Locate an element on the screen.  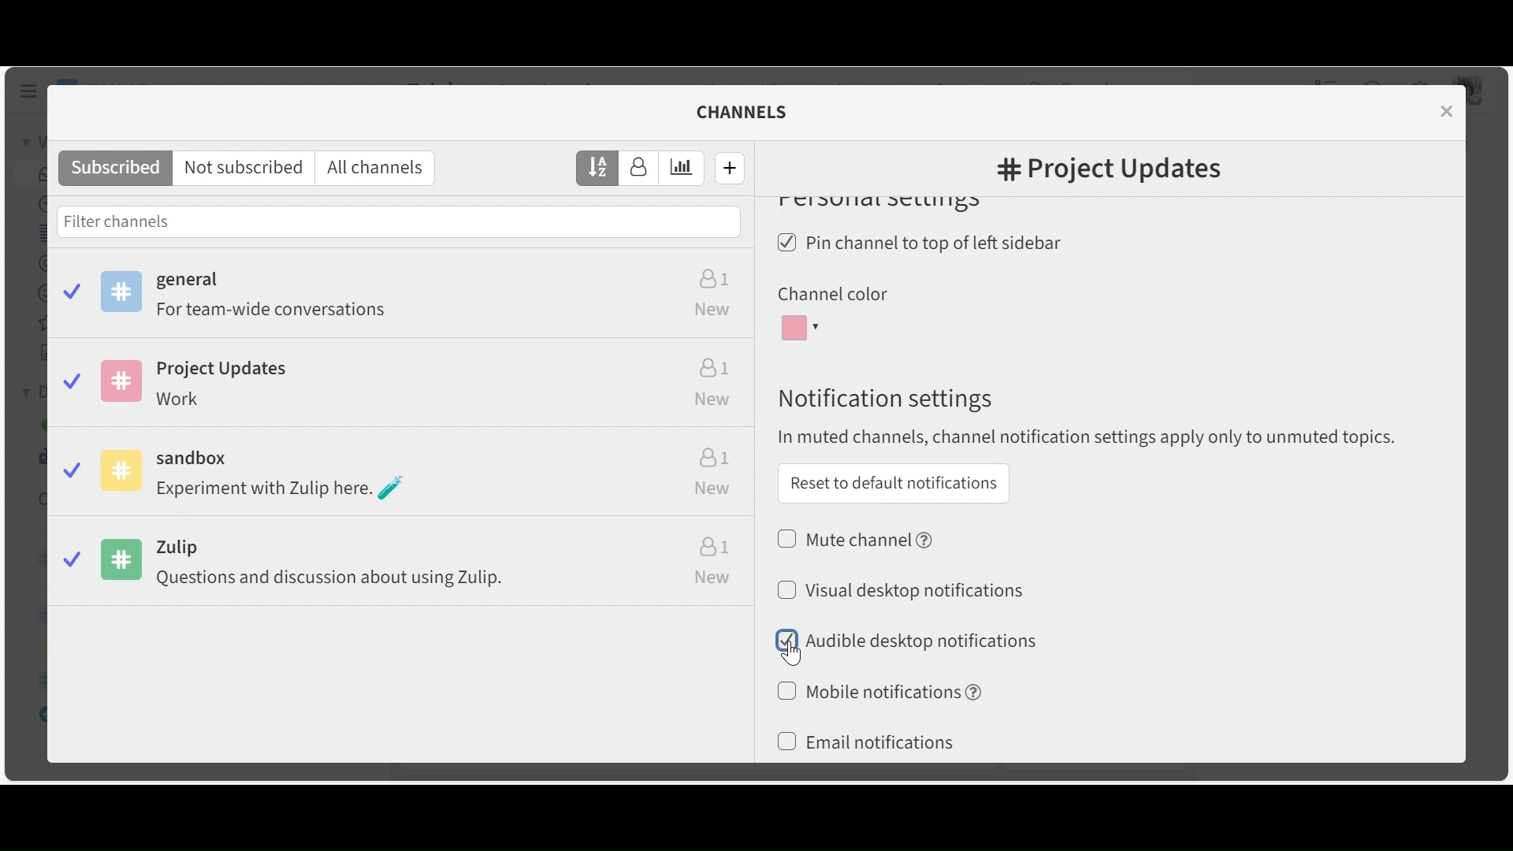
Cursor is located at coordinates (790, 652).